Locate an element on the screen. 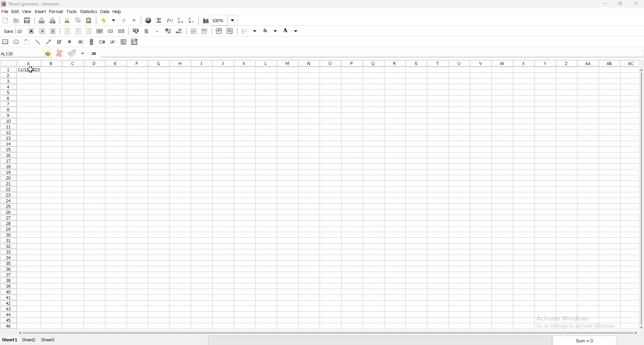 This screenshot has width=644, height=345. cancel changes is located at coordinates (59, 53).